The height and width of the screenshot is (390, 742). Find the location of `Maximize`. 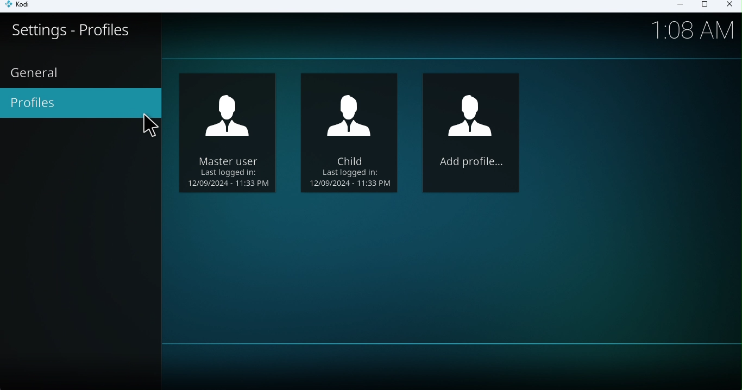

Maximize is located at coordinates (704, 7).